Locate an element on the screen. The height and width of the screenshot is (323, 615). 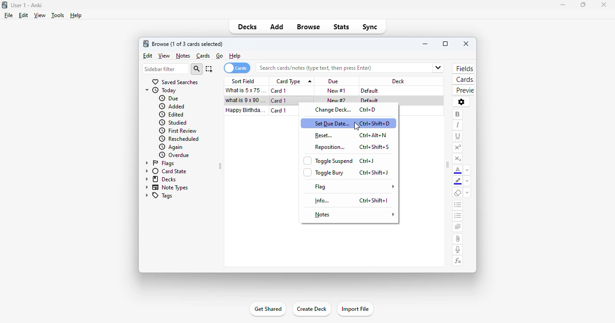
tools is located at coordinates (58, 15).